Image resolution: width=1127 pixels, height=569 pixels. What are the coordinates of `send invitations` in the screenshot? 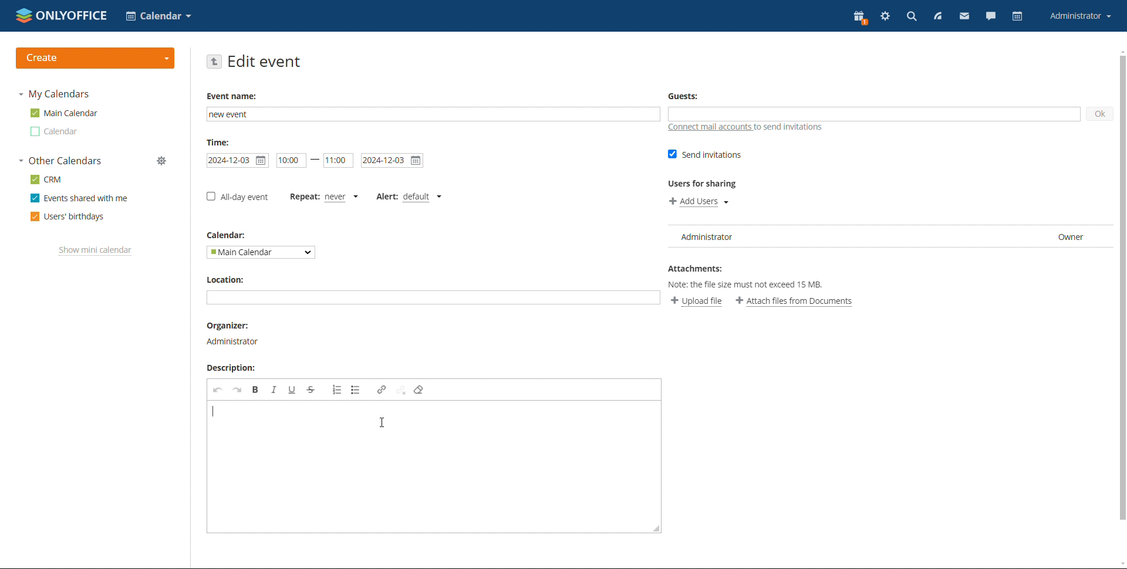 It's located at (706, 155).